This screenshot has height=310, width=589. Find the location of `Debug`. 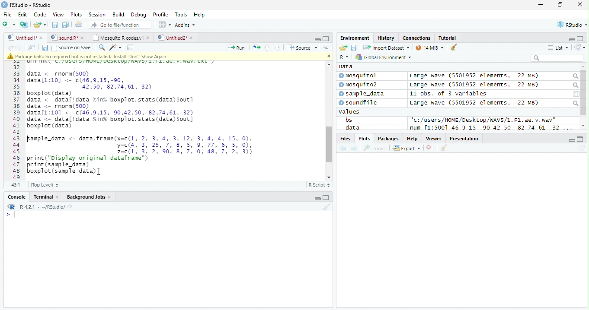

Debug is located at coordinates (138, 15).